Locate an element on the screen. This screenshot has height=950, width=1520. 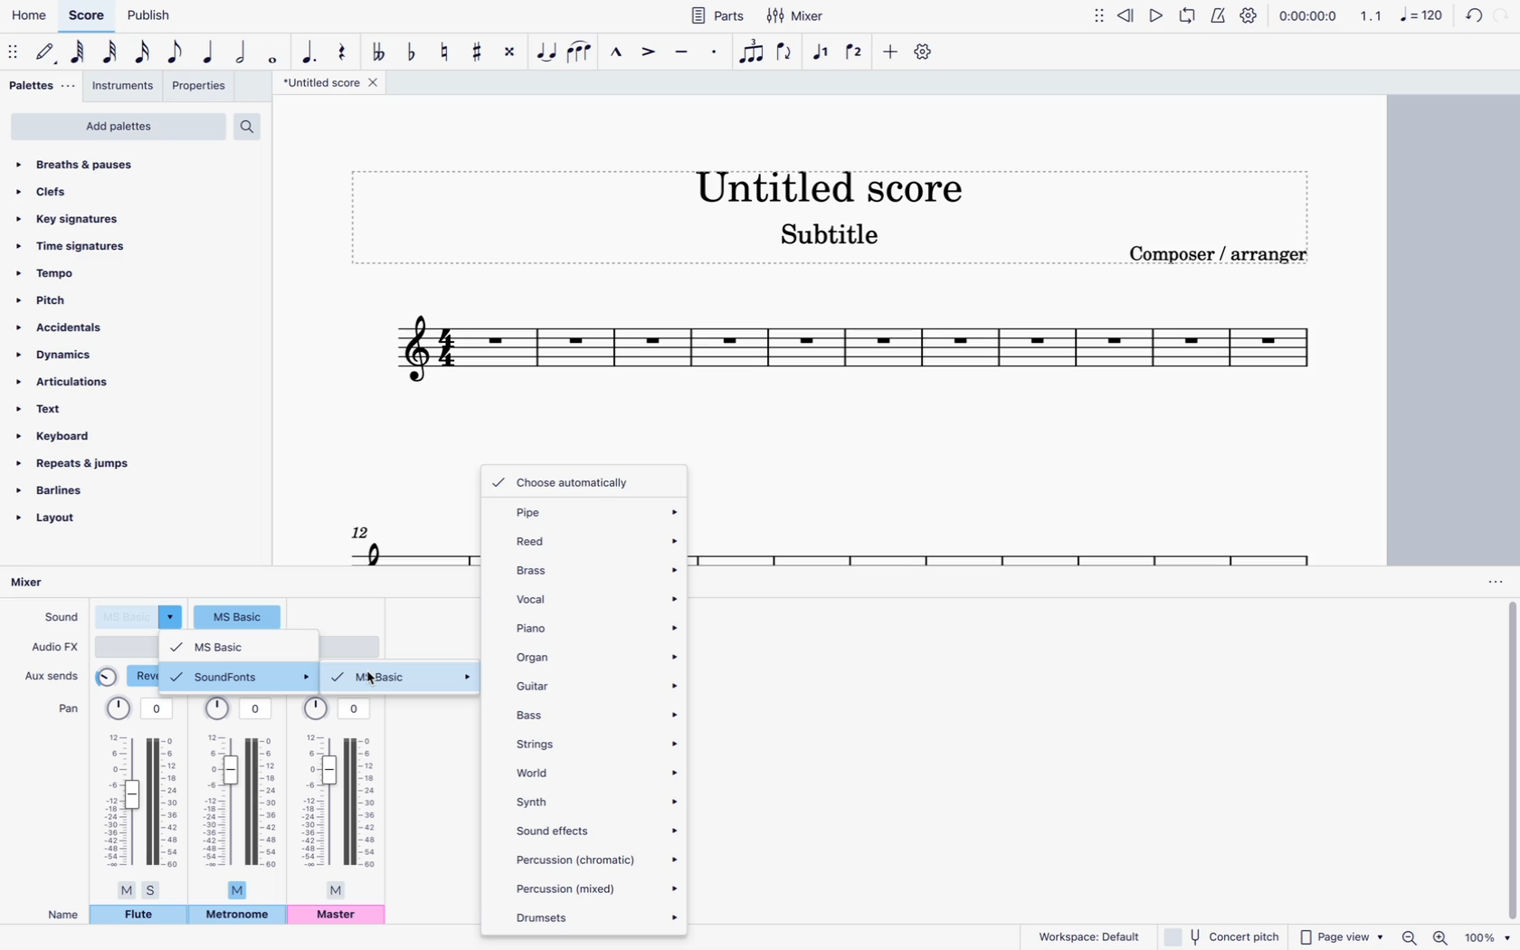
32nd note is located at coordinates (112, 52).